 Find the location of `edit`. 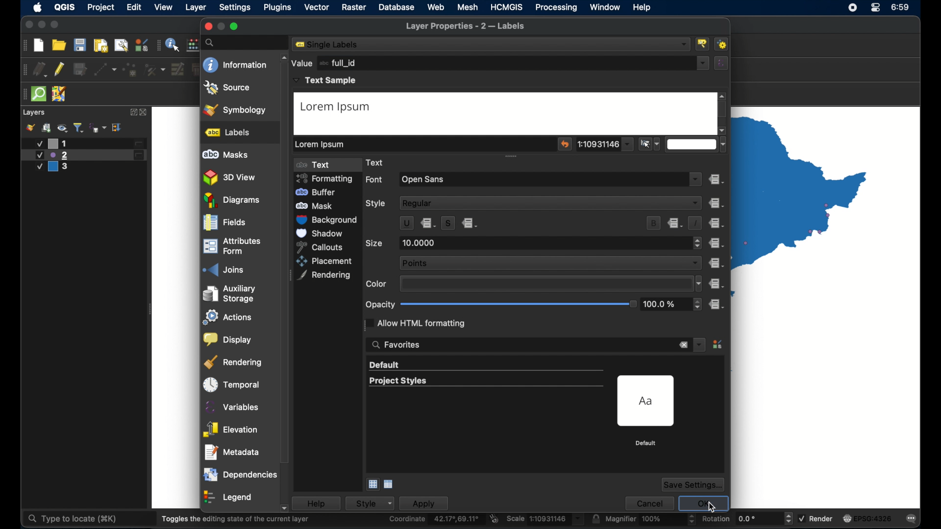

edit is located at coordinates (135, 7).